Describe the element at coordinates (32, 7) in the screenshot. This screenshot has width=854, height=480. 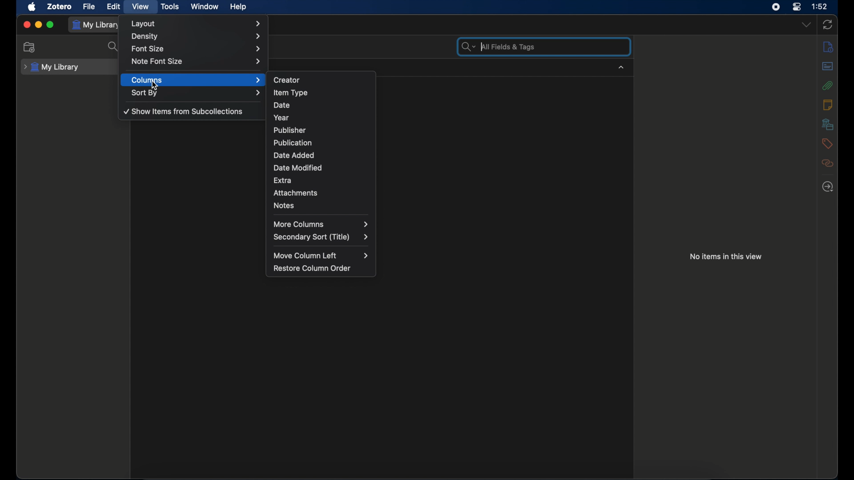
I see `apple icon` at that location.